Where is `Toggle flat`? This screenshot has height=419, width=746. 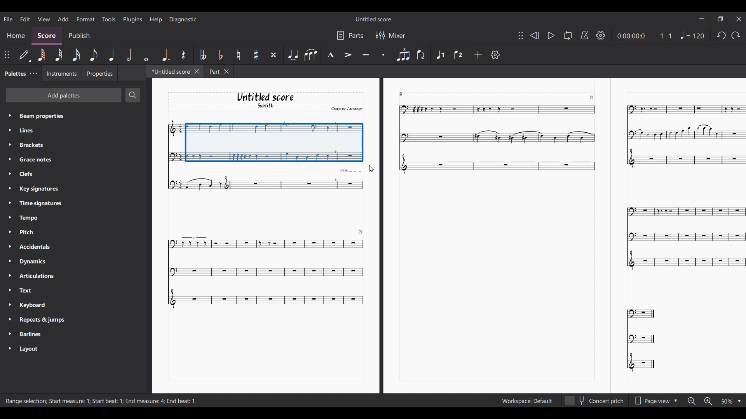 Toggle flat is located at coordinates (220, 55).